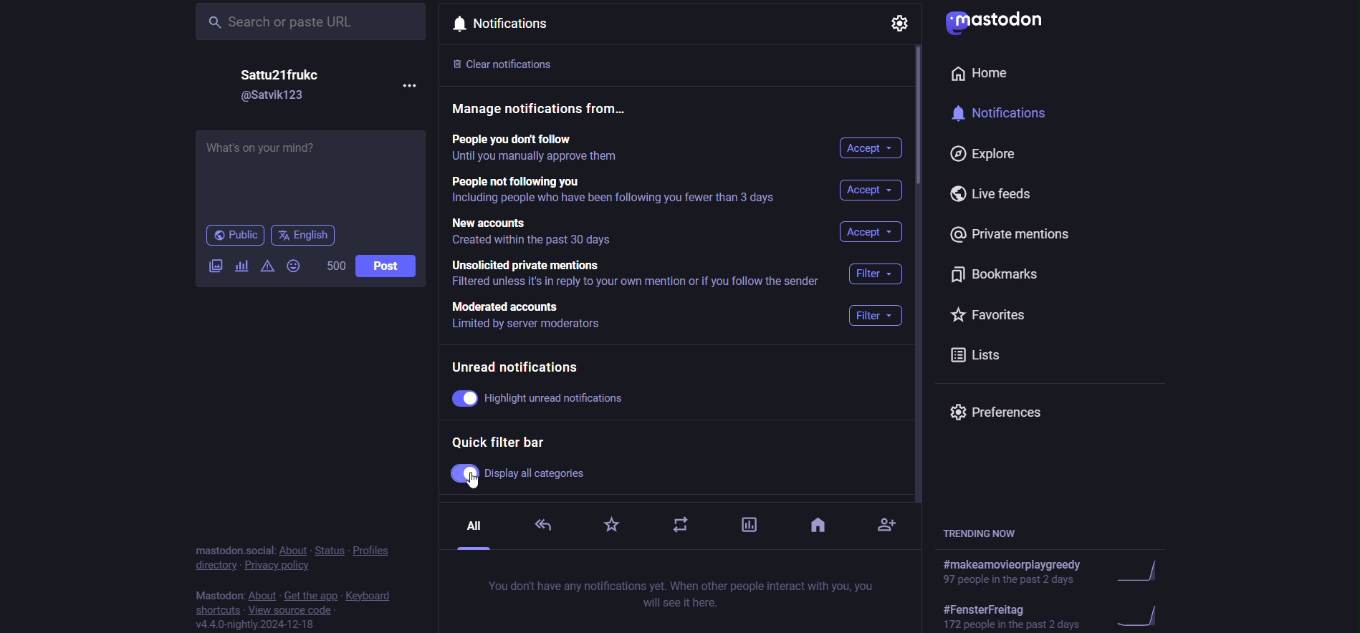 Image resolution: width=1360 pixels, height=633 pixels. What do you see at coordinates (999, 192) in the screenshot?
I see `live feed` at bounding box center [999, 192].